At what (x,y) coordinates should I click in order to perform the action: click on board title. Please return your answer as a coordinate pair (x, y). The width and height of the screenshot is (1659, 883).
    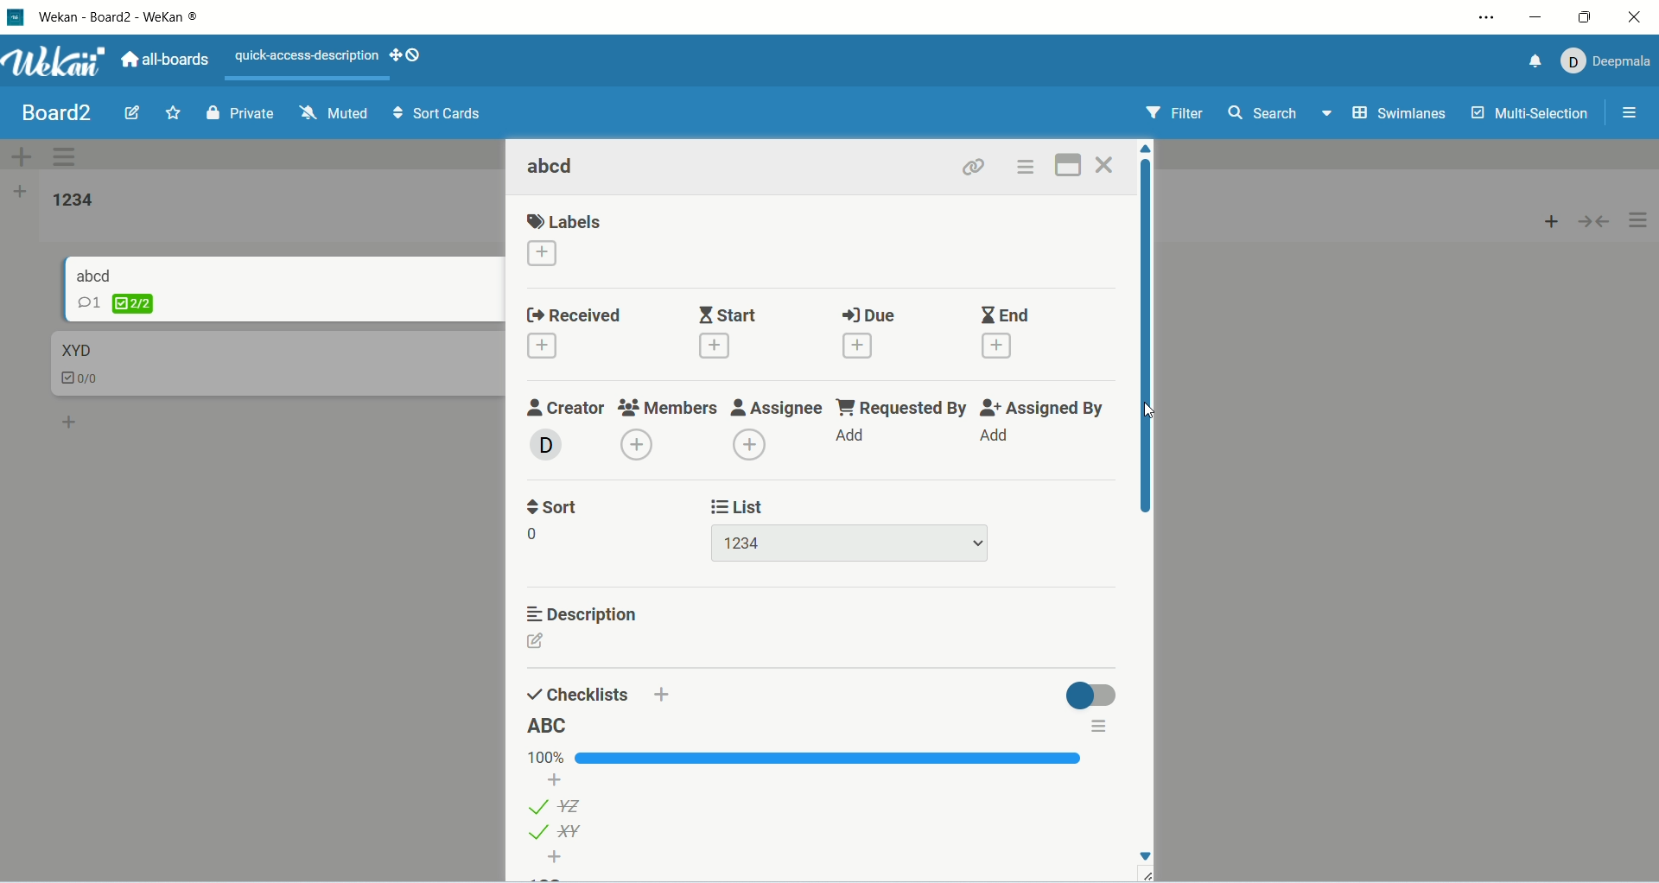
    Looking at the image, I should click on (53, 112).